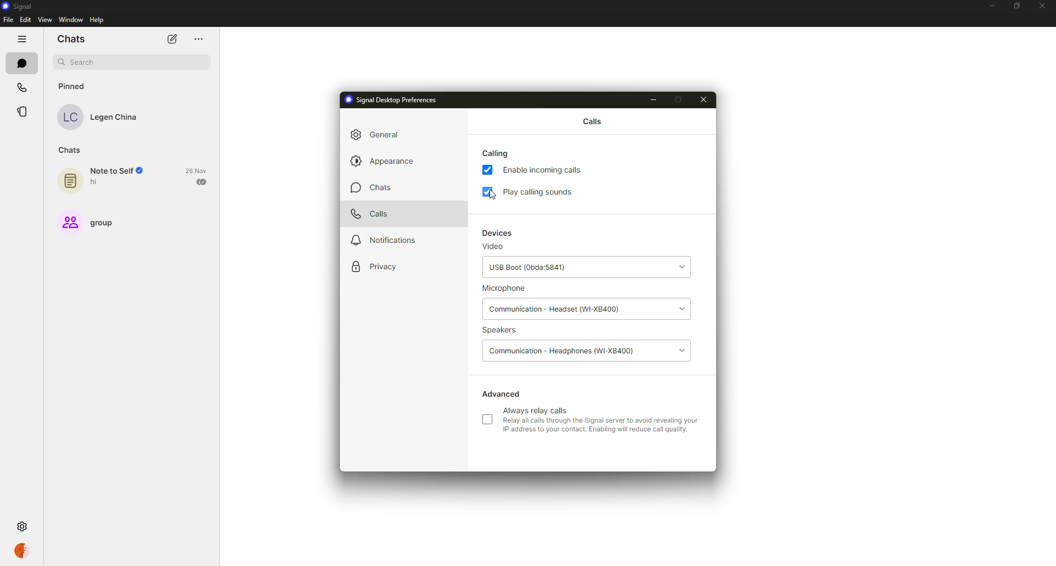 The image size is (1056, 566). I want to click on privacy, so click(377, 265).